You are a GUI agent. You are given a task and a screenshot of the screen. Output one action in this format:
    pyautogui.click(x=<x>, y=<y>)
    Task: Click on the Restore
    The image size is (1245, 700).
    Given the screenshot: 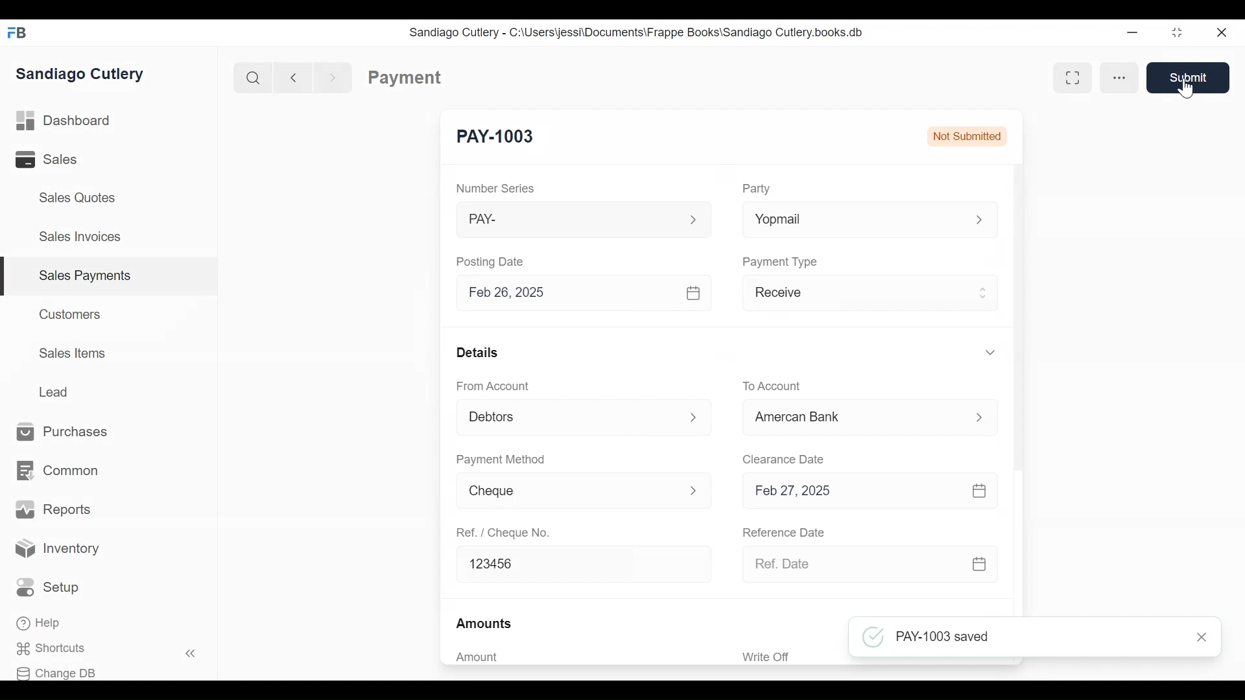 What is the action you would take?
    pyautogui.click(x=1177, y=34)
    